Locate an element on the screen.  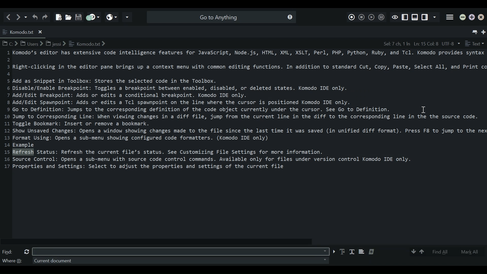
Use multiple lines is located at coordinates (361, 252).